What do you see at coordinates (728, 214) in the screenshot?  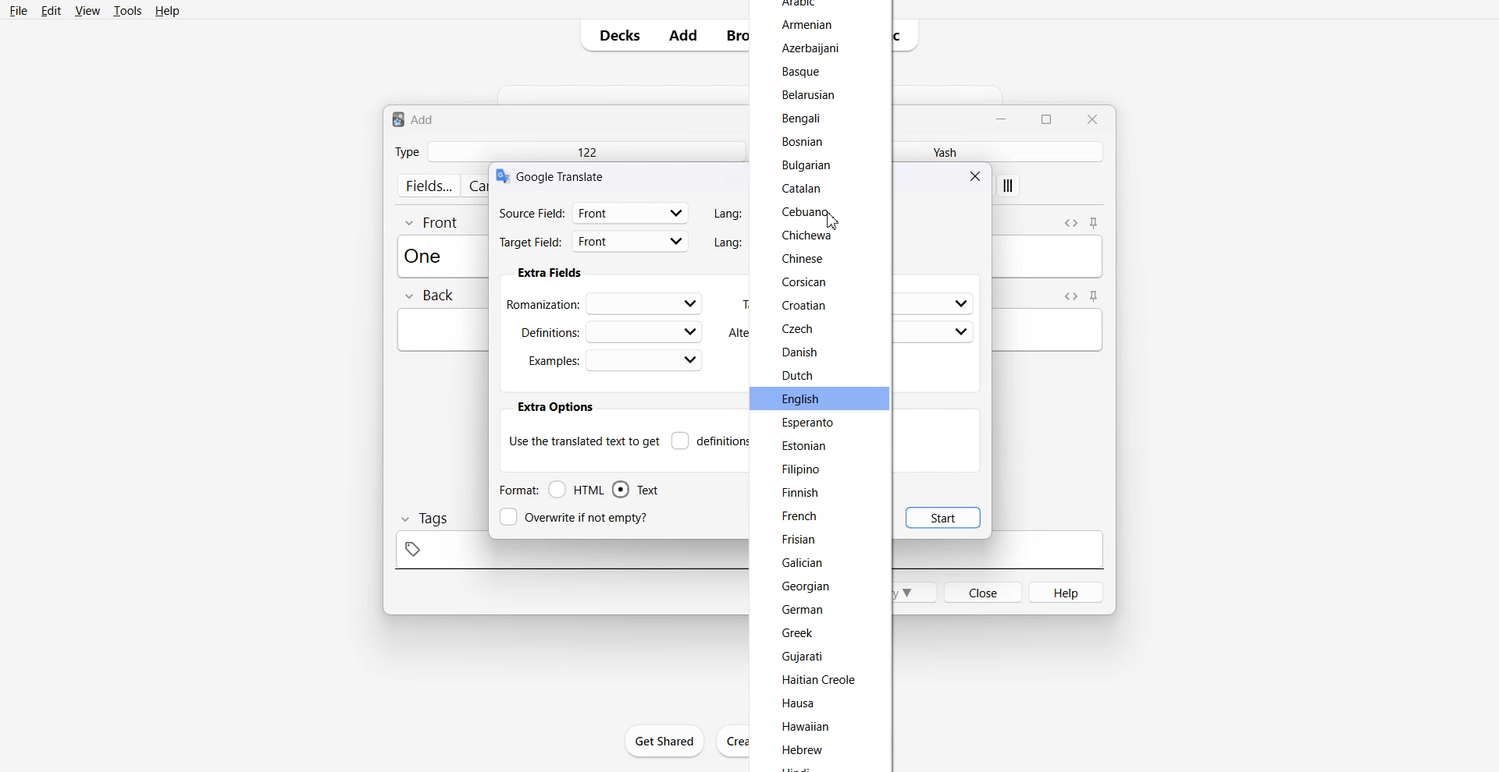 I see `Lang` at bounding box center [728, 214].